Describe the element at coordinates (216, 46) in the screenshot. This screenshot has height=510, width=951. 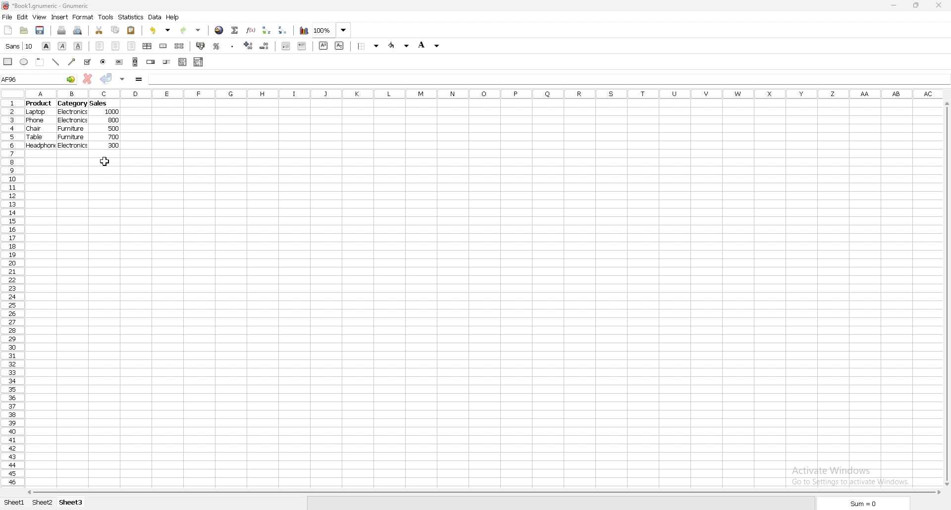
I see `percentage` at that location.